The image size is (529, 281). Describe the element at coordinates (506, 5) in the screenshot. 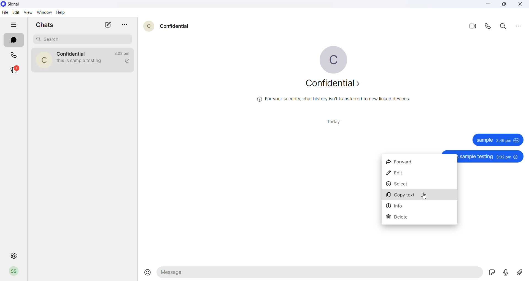

I see `maximize` at that location.